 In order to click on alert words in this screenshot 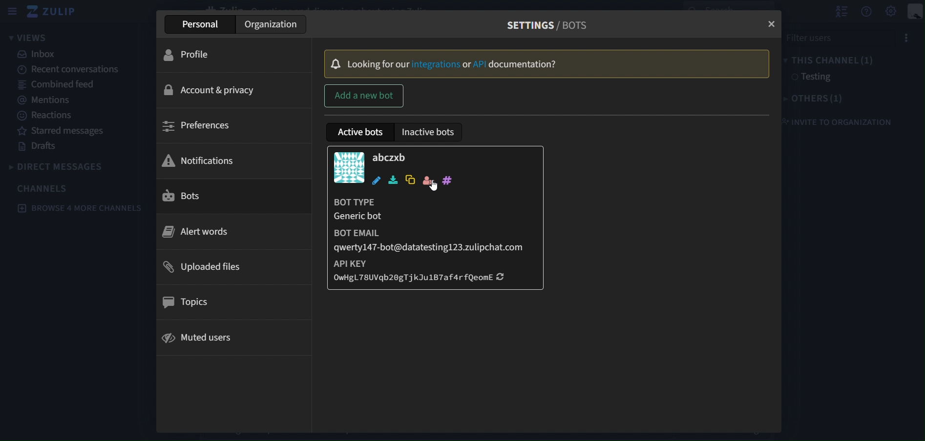, I will do `click(198, 232)`.